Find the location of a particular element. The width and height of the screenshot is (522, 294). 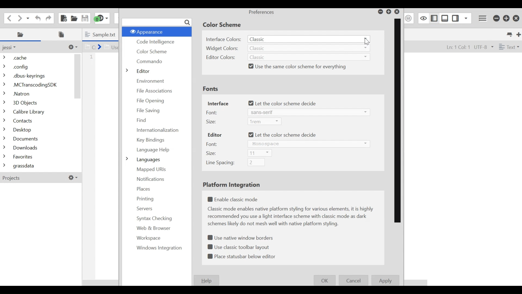

(un)select use native window borders is located at coordinates (242, 237).